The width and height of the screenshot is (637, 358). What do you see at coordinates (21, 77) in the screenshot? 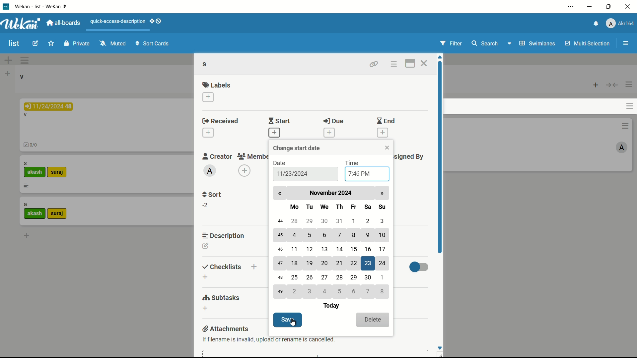
I see `list name` at bounding box center [21, 77].